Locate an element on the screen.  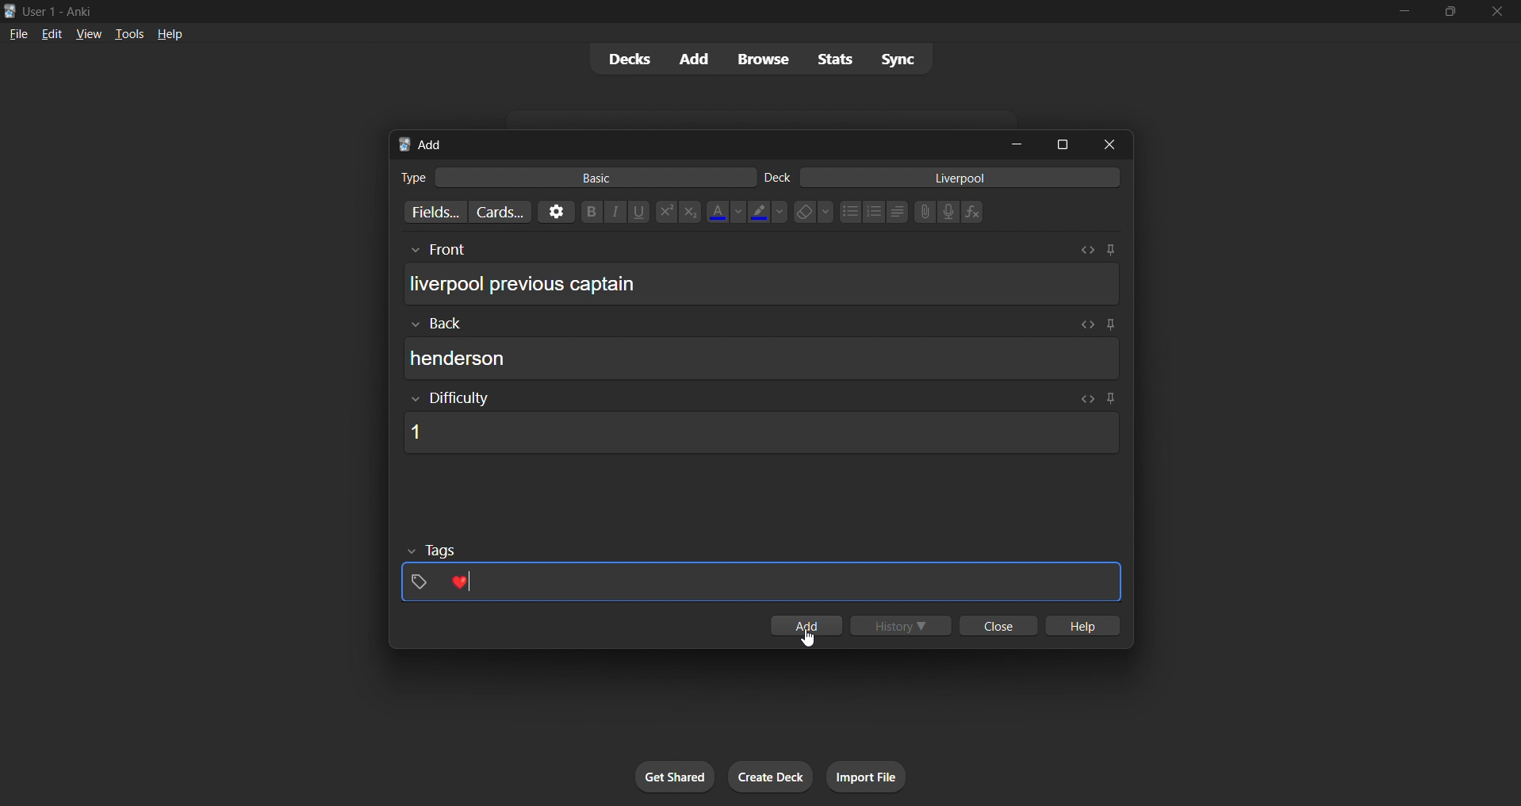
maximize/restore is located at coordinates (1450, 12).